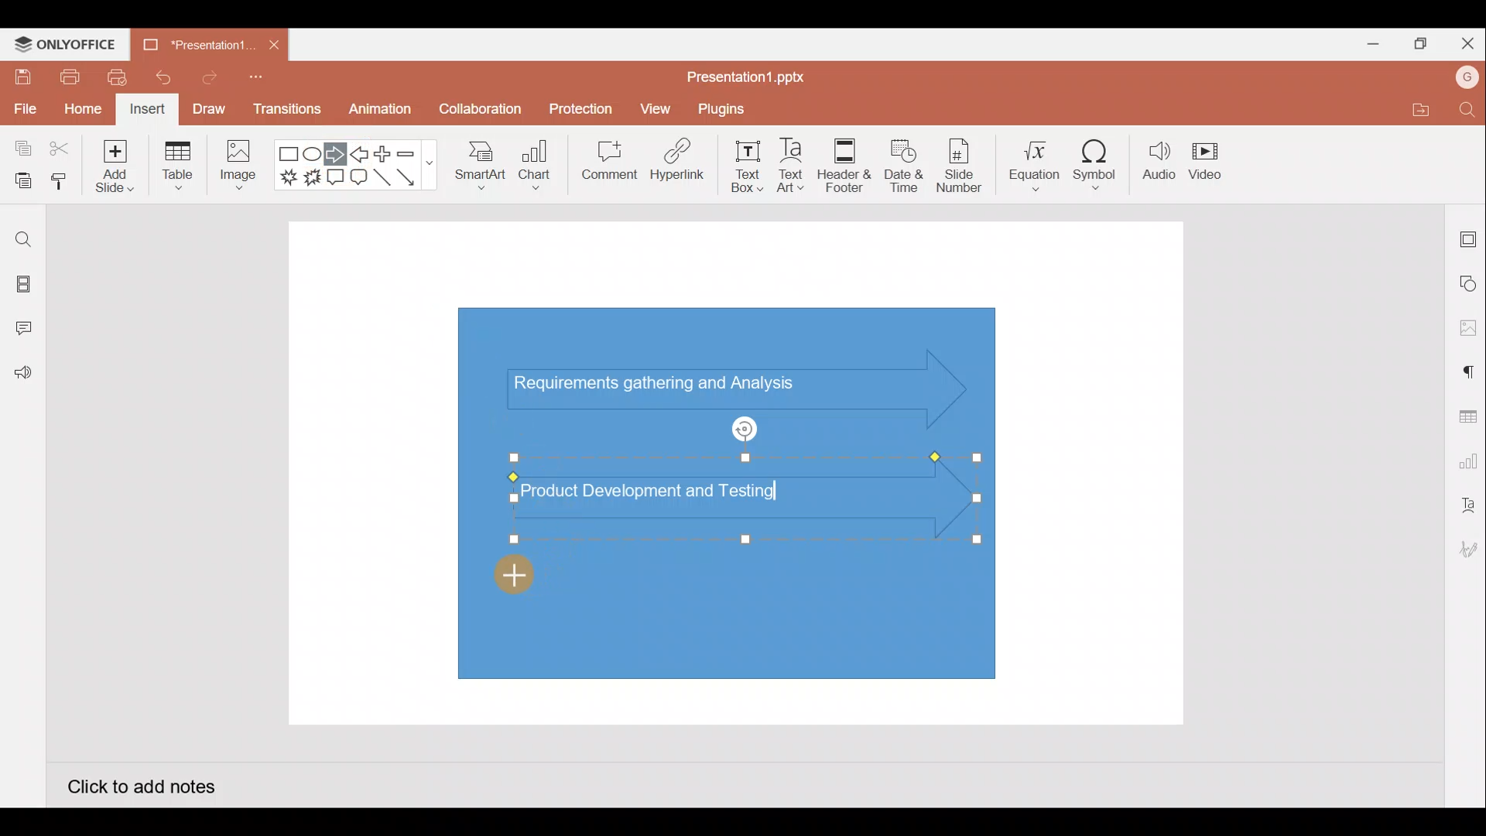 The image size is (1486, 836). Describe the element at coordinates (27, 330) in the screenshot. I see `Comments` at that location.